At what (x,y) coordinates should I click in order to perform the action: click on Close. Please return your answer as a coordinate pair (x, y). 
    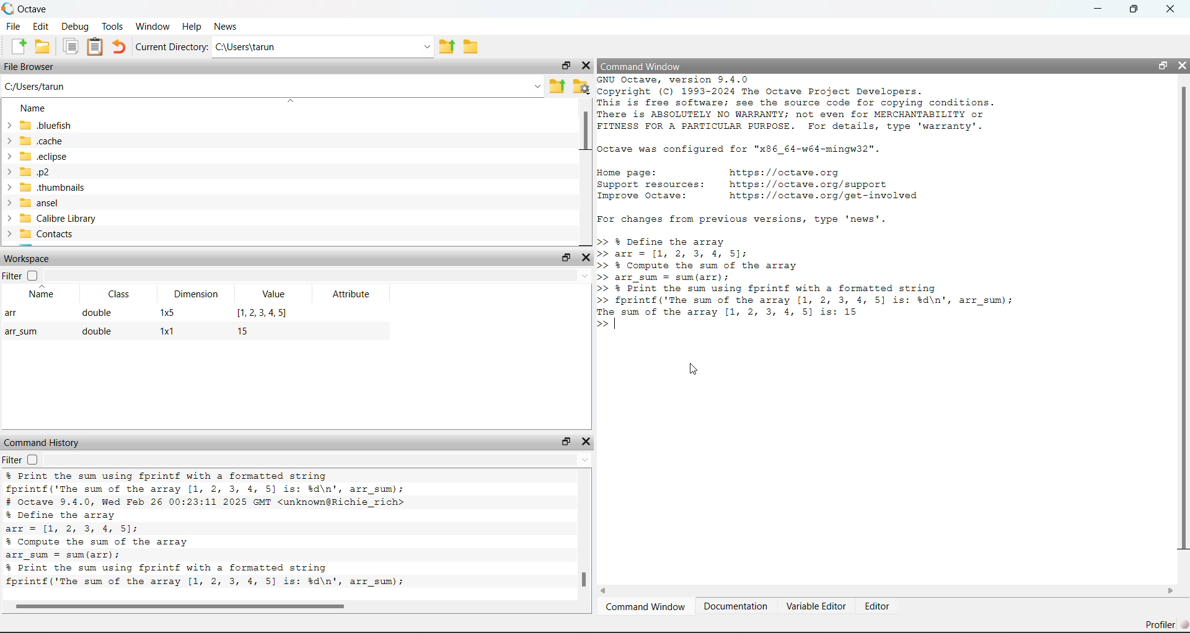
    Looking at the image, I should click on (1171, 9).